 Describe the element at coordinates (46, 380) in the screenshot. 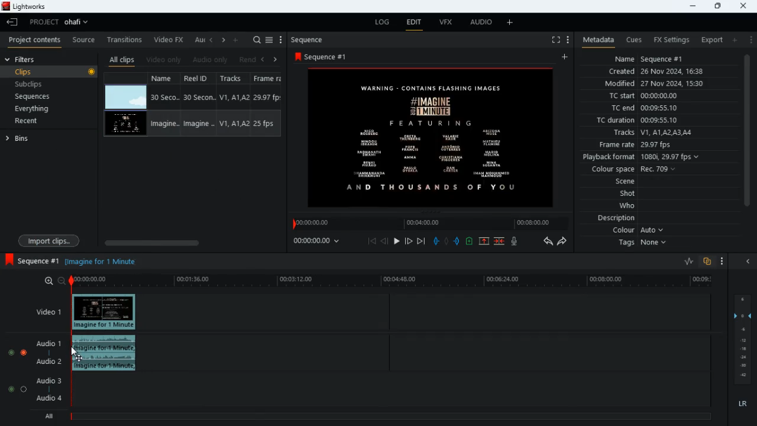

I see `audio 3` at that location.